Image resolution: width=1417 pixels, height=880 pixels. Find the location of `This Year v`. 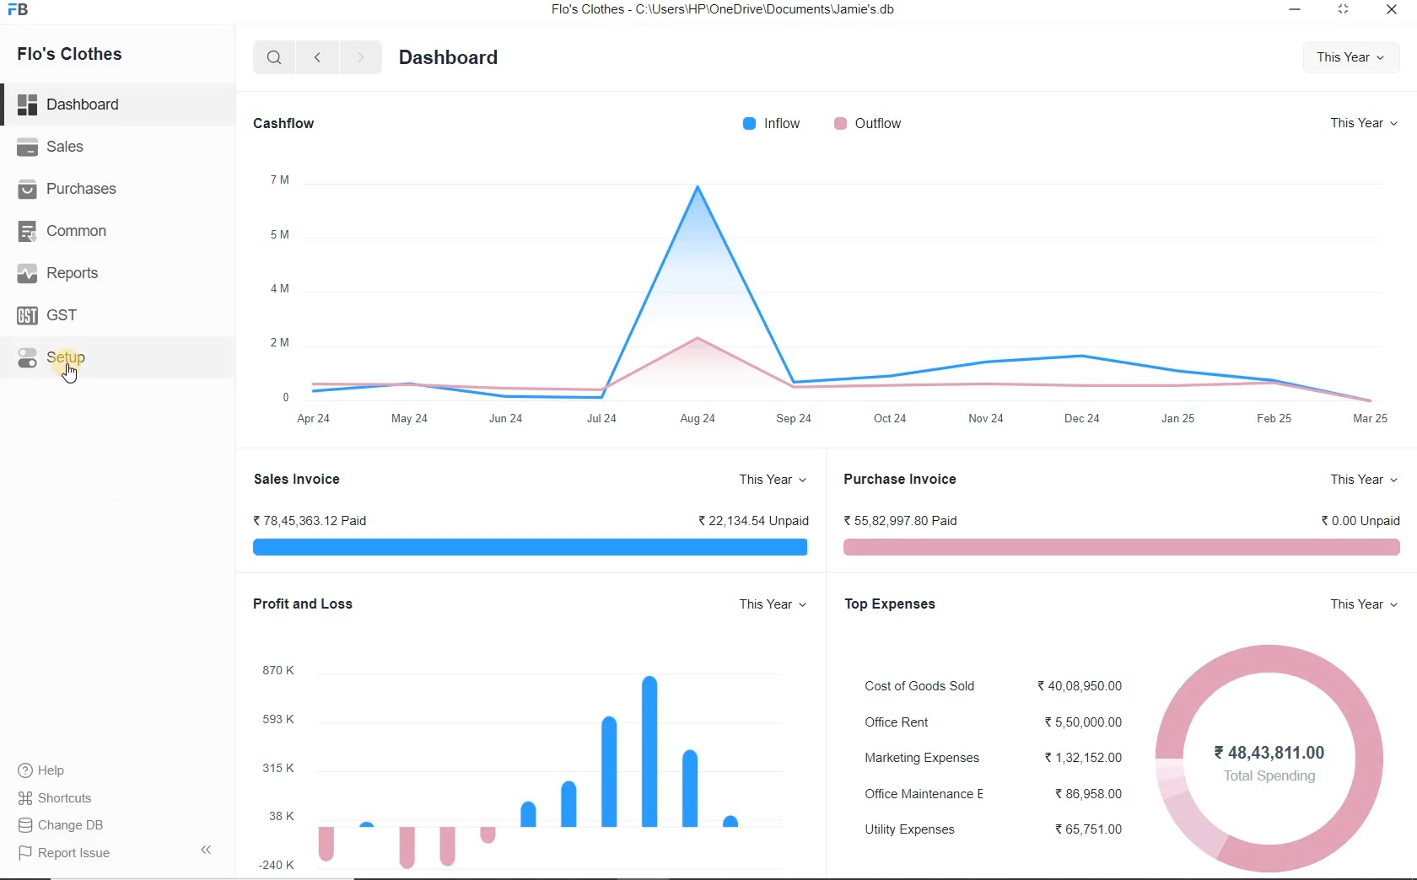

This Year v is located at coordinates (1366, 478).